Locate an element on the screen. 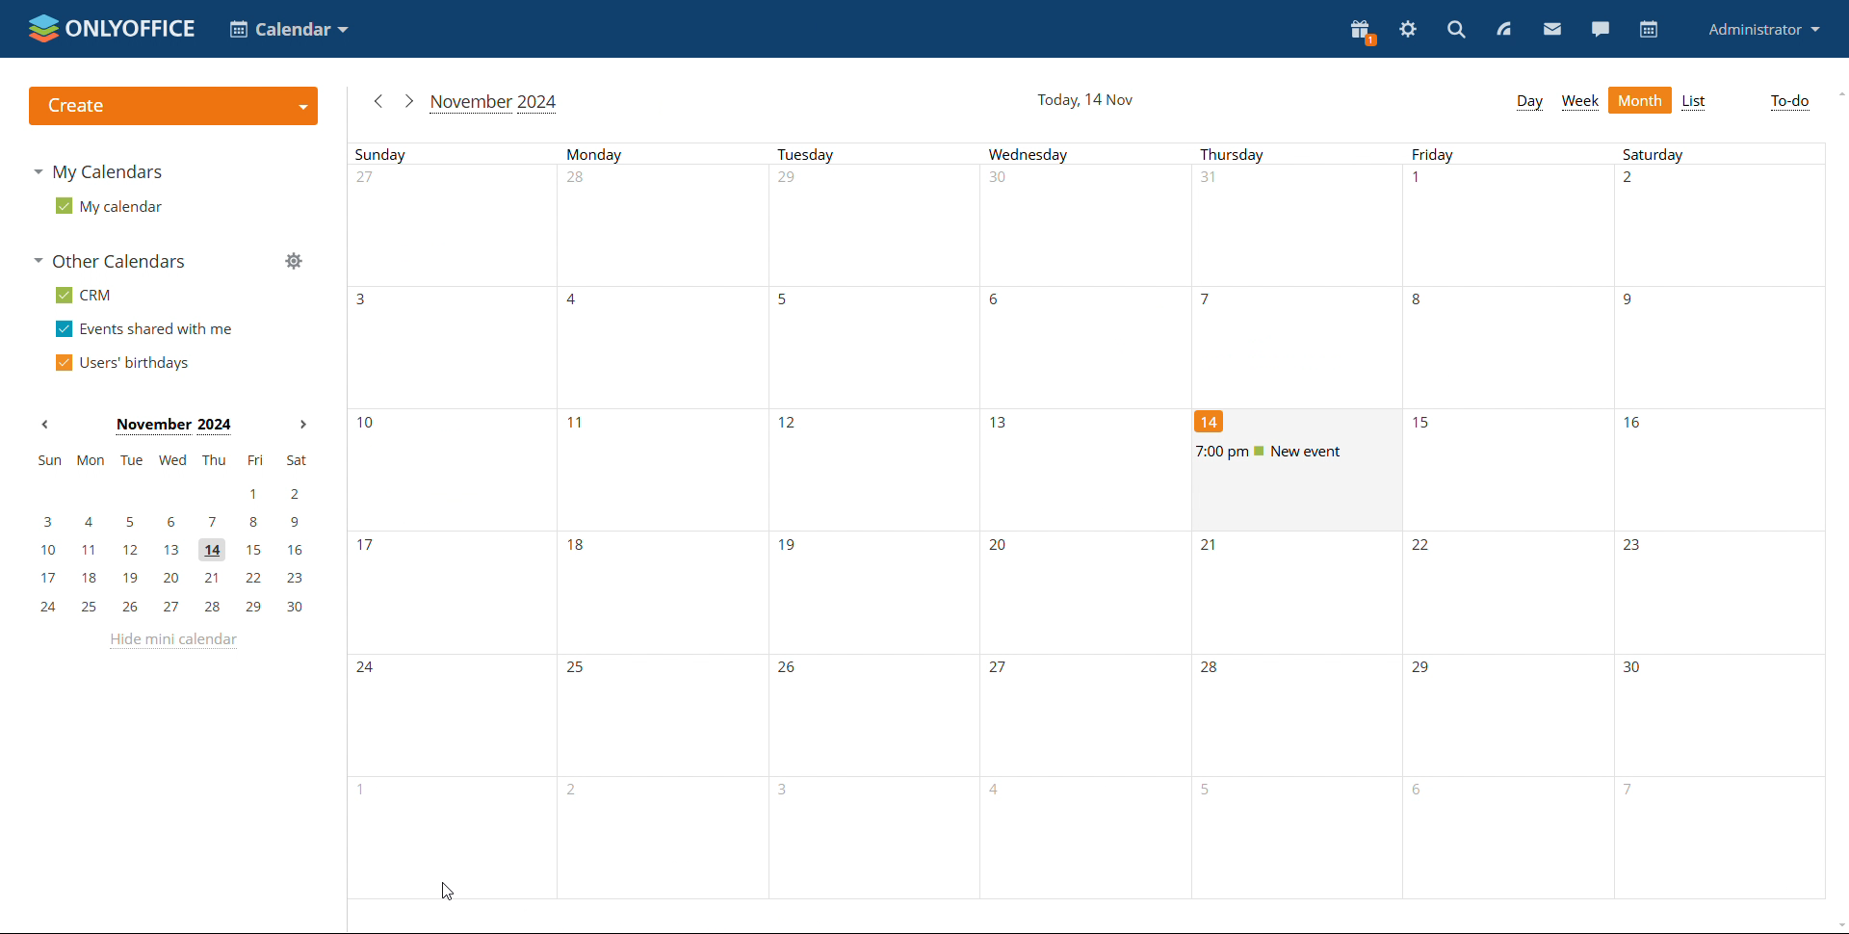 The image size is (1849, 934). number is located at coordinates (999, 298).